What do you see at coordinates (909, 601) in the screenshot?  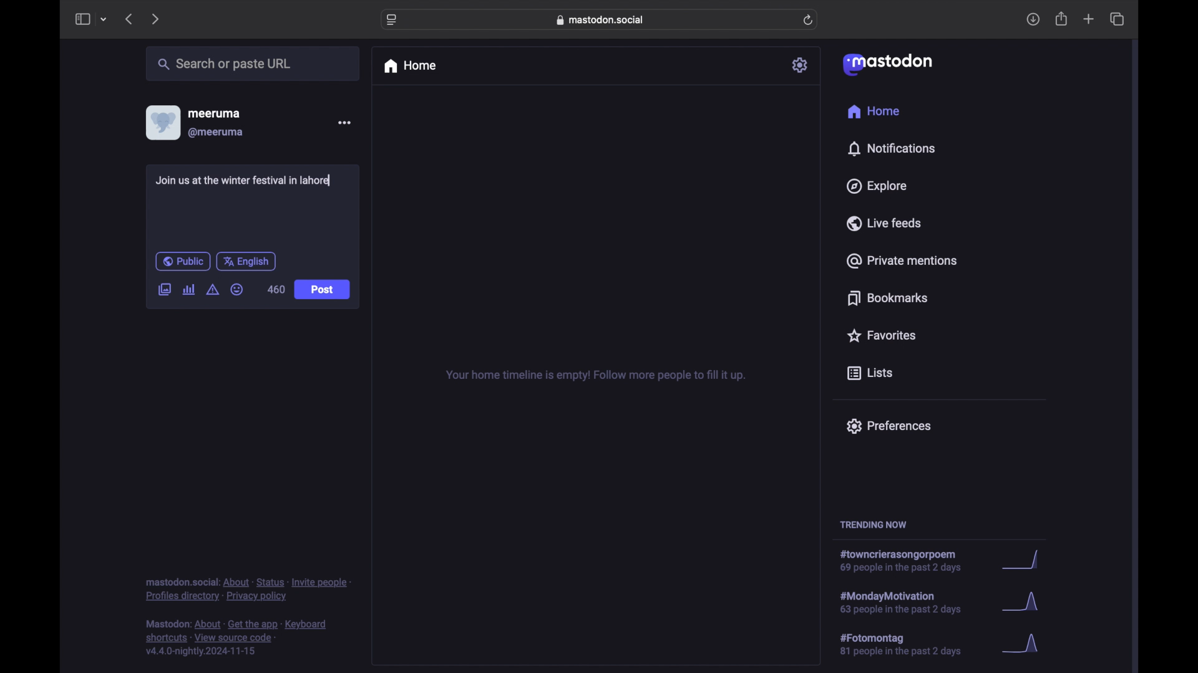 I see `hashtag trend` at bounding box center [909, 601].